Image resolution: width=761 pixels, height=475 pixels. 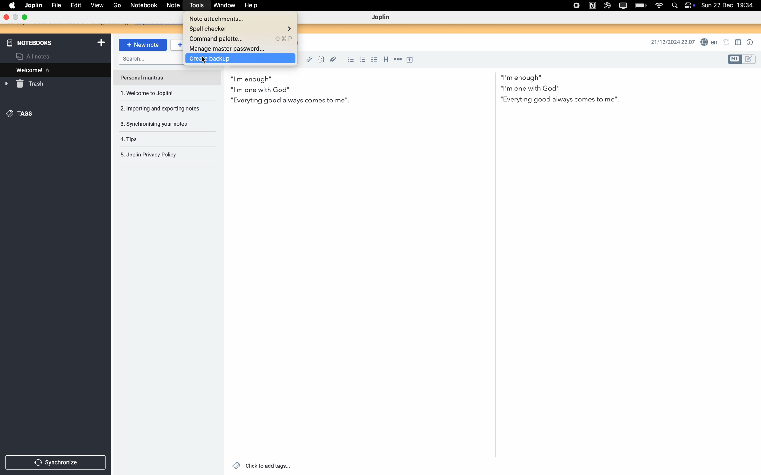 I want to click on personal mantras note, so click(x=168, y=77).